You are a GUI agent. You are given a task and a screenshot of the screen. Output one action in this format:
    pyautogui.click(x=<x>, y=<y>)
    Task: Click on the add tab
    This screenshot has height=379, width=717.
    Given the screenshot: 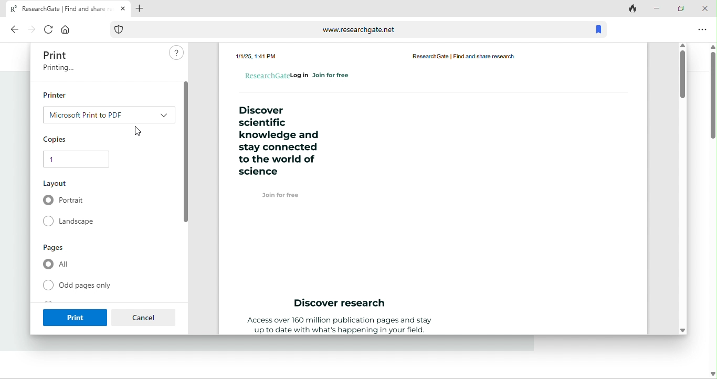 What is the action you would take?
    pyautogui.click(x=144, y=9)
    